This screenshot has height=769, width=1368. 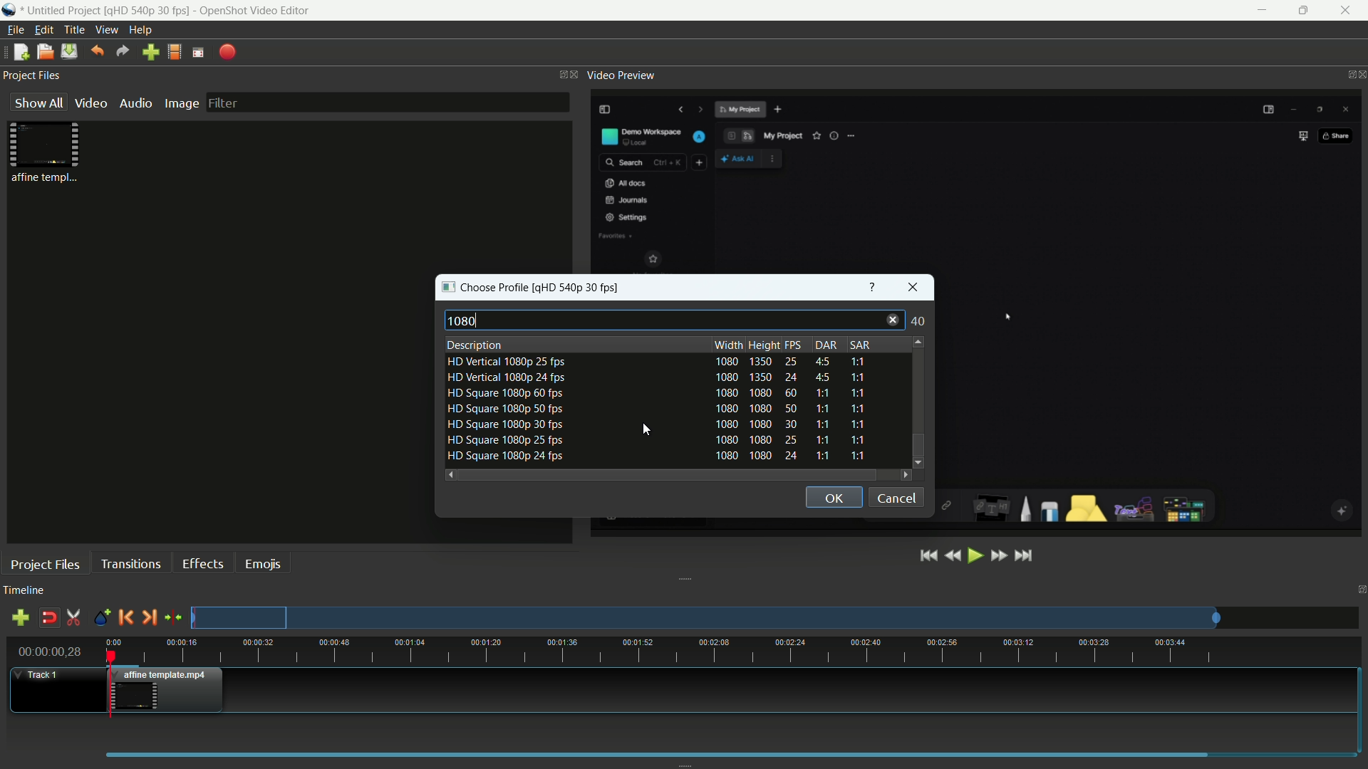 I want to click on video preview, so click(x=621, y=75).